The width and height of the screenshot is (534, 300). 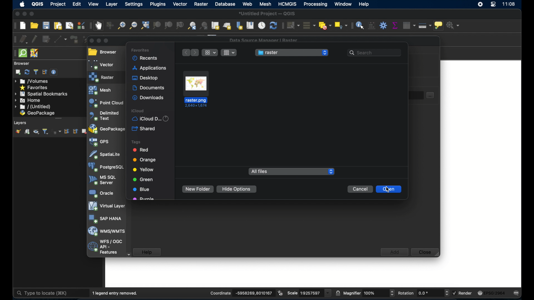 I want to click on show statistical summary, so click(x=395, y=25).